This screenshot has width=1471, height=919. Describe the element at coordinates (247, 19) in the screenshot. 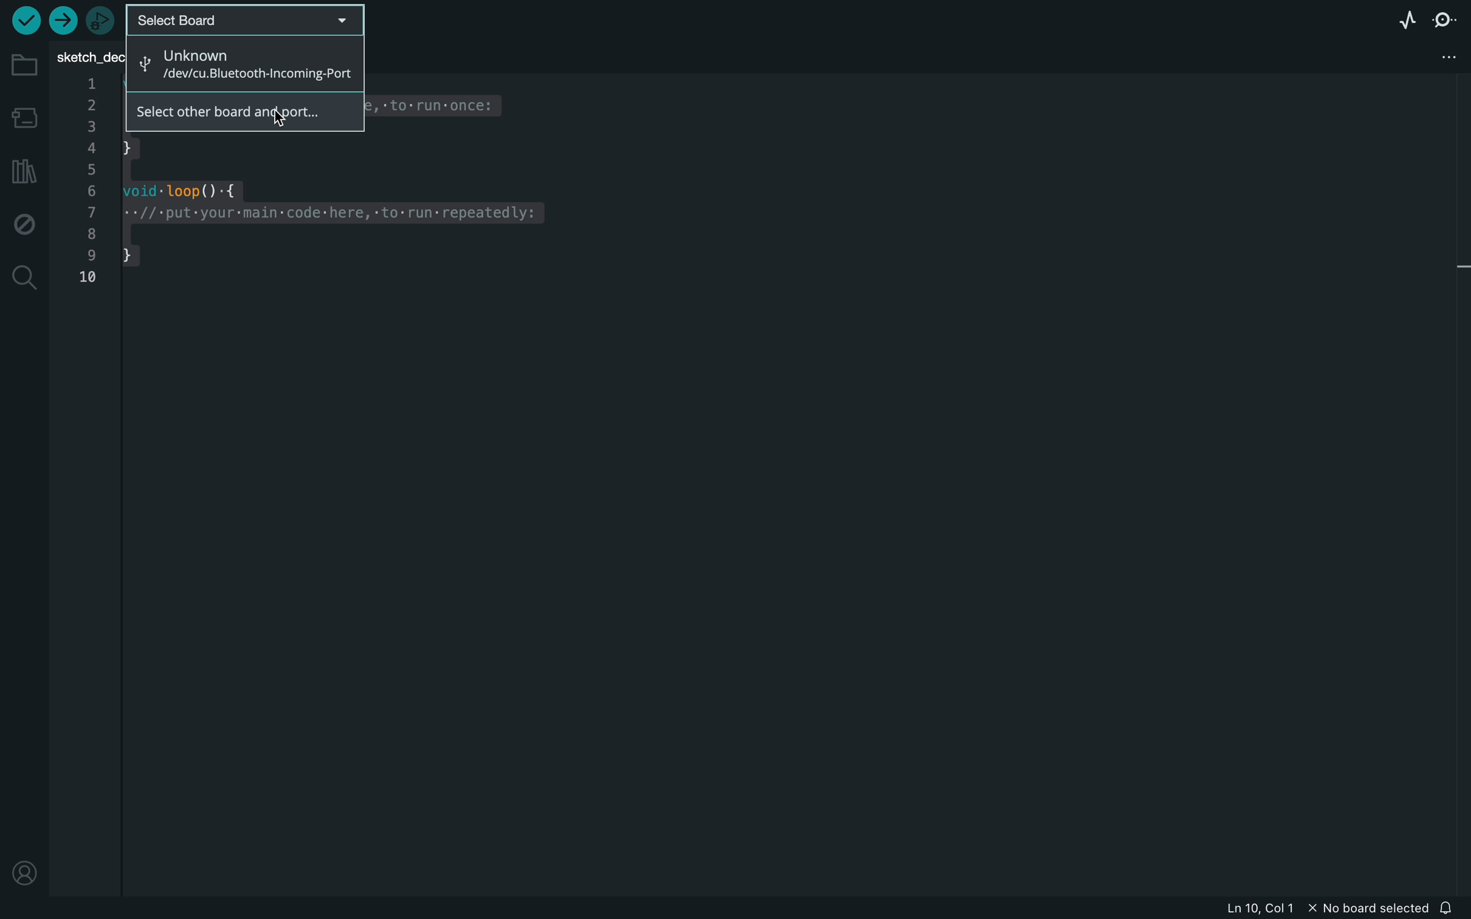

I see `board selecter` at that location.